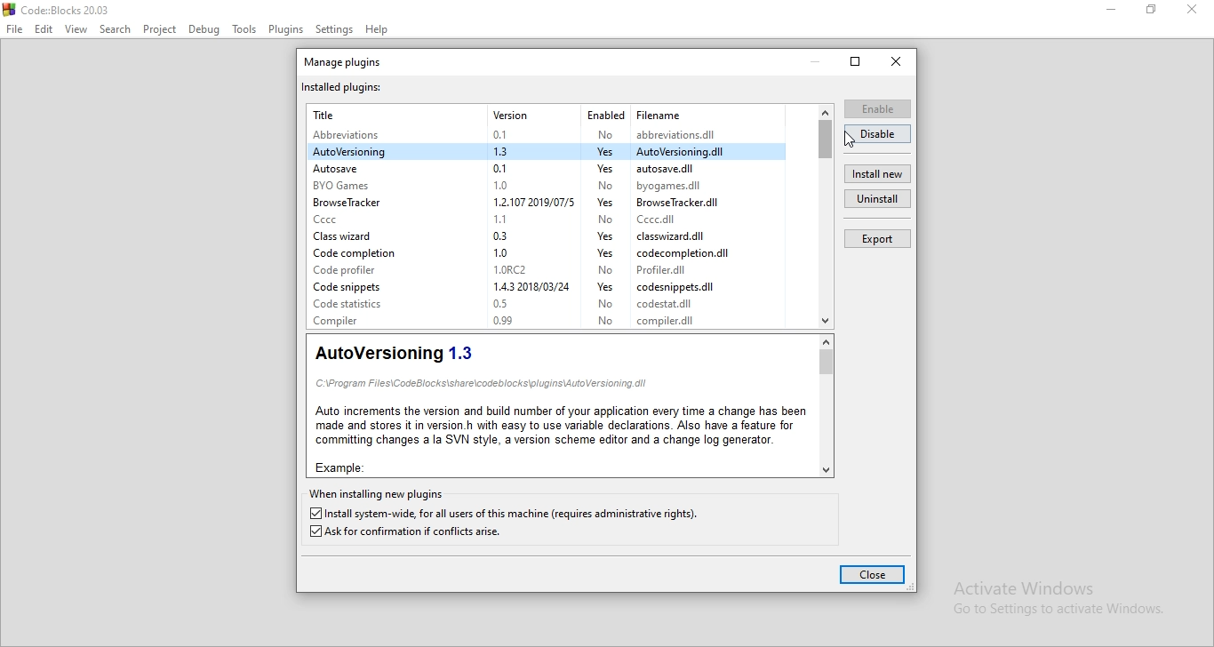 The height and width of the screenshot is (647, 1214). Describe the element at coordinates (603, 238) in the screenshot. I see `yes` at that location.